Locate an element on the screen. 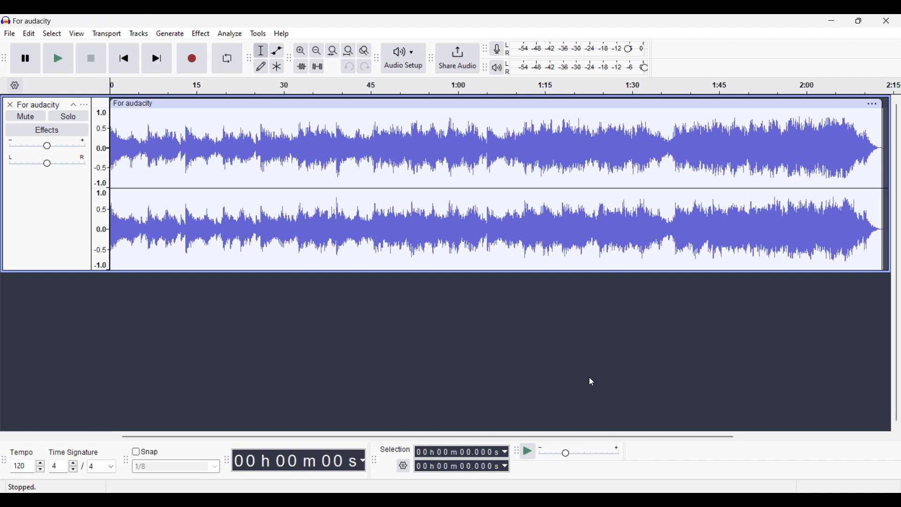 The height and width of the screenshot is (507, 901). Indicates options to select measurement is located at coordinates (395, 449).